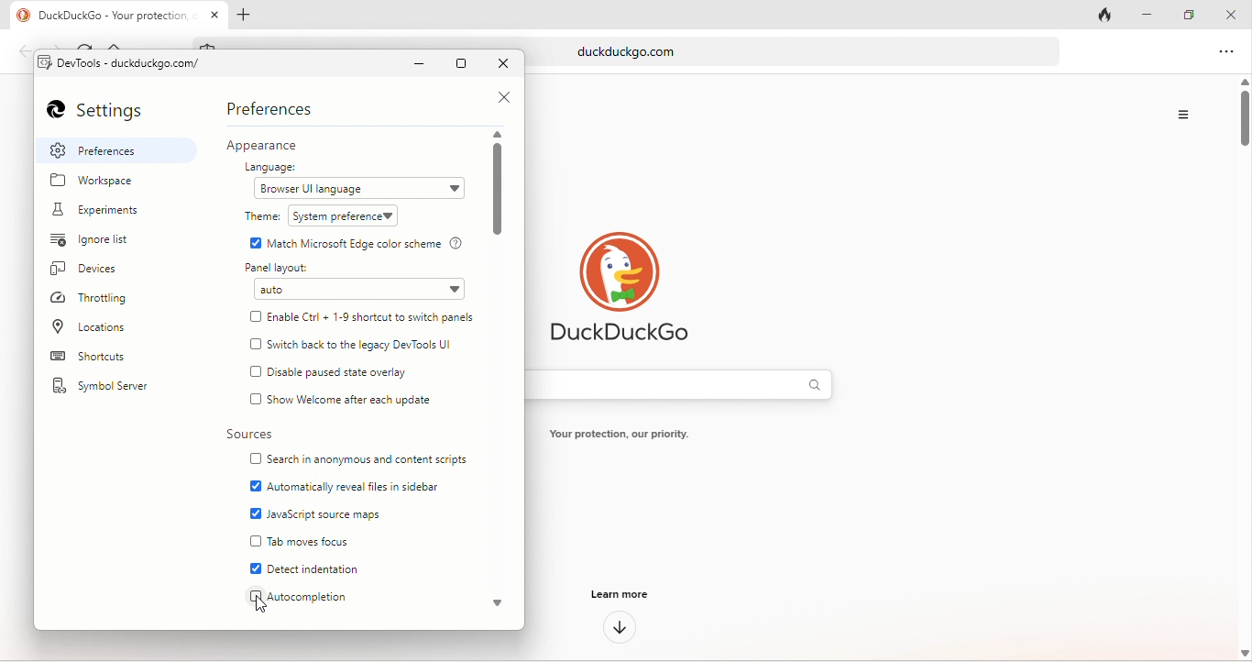  Describe the element at coordinates (376, 315) in the screenshot. I see `enable ctrl+1-9 shortcuts to switch panels` at that location.